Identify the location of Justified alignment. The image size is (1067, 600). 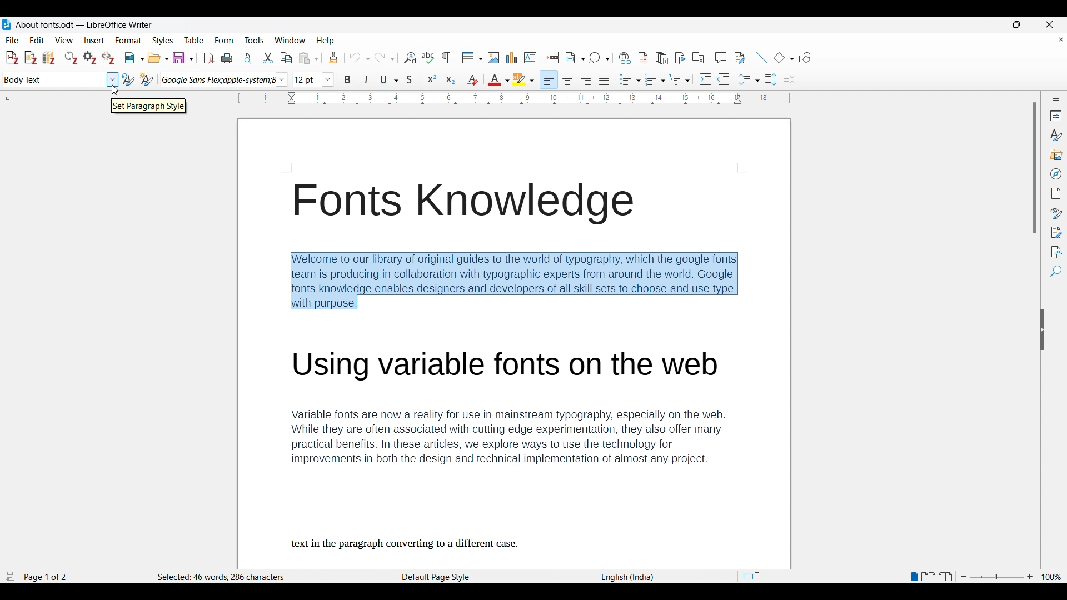
(604, 79).